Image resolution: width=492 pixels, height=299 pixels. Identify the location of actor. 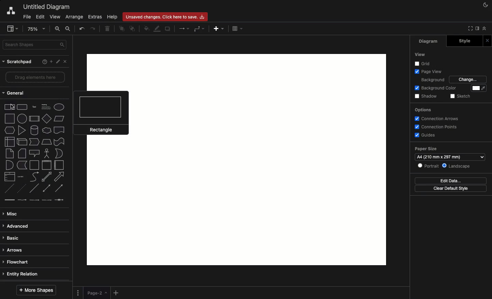
(47, 153).